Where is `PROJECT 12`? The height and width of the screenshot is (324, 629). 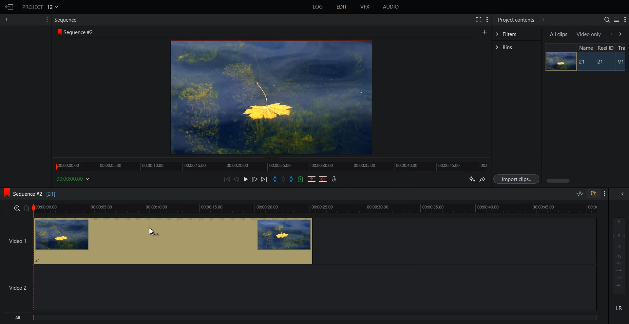 PROJECT 12 is located at coordinates (40, 7).